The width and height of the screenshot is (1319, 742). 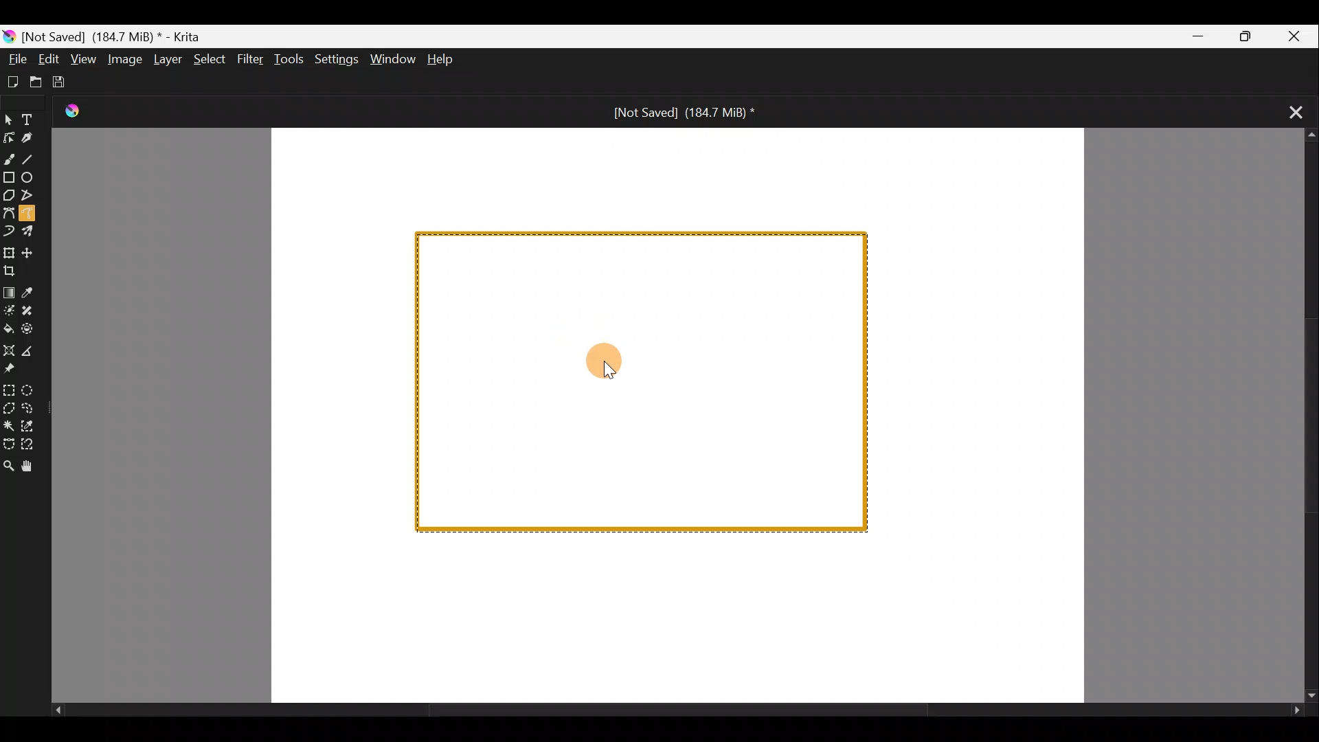 I want to click on Window, so click(x=390, y=60).